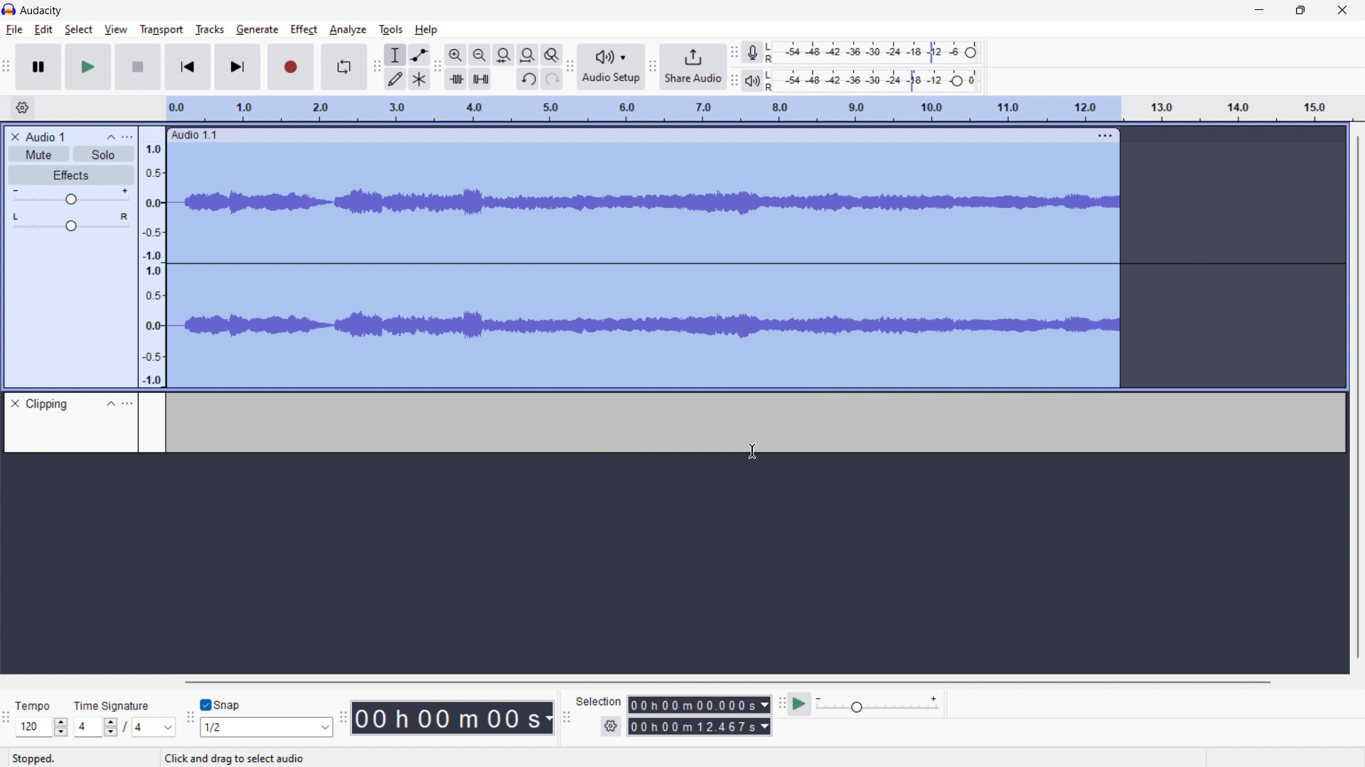  What do you see at coordinates (419, 78) in the screenshot?
I see `multi tool` at bounding box center [419, 78].